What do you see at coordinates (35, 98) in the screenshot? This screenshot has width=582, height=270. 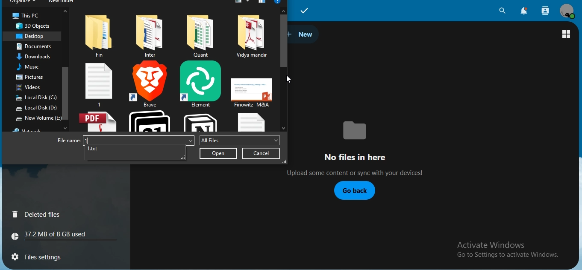 I see `local disk C` at bounding box center [35, 98].